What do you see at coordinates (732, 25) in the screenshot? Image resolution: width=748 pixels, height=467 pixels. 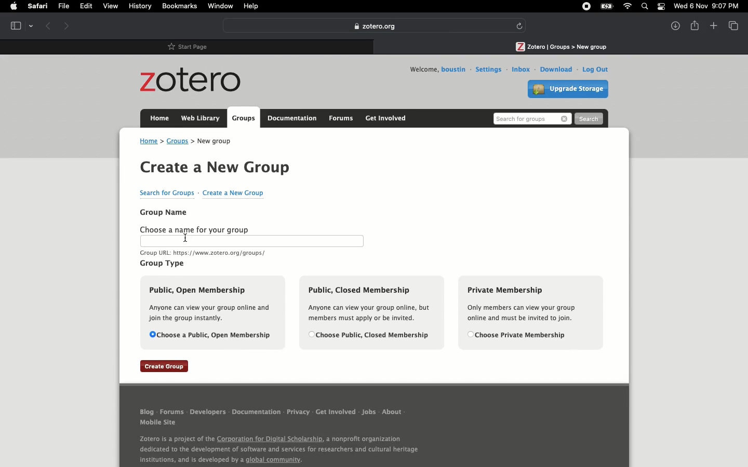 I see `View` at bounding box center [732, 25].